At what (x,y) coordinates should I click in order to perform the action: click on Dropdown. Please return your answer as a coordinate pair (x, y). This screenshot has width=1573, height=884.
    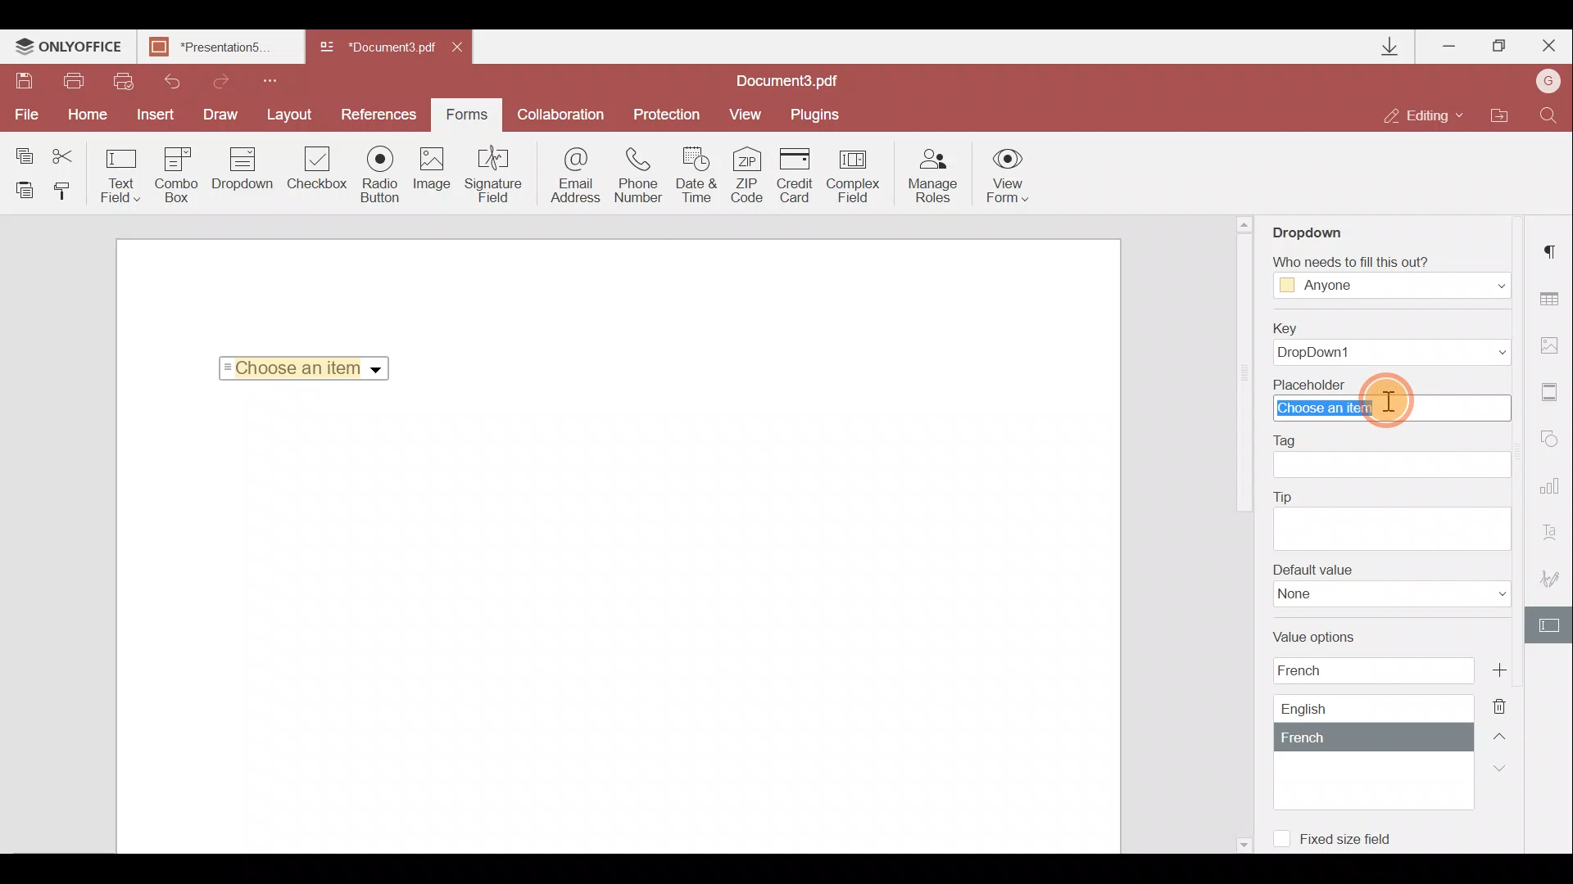
    Looking at the image, I should click on (1322, 227).